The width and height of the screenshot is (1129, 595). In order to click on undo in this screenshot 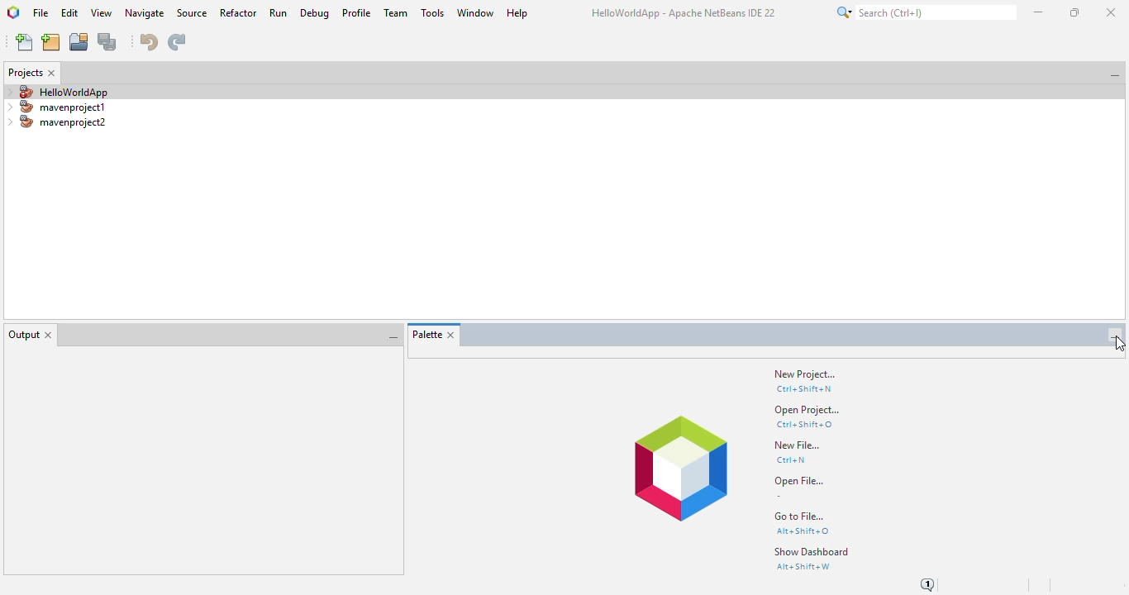, I will do `click(150, 41)`.